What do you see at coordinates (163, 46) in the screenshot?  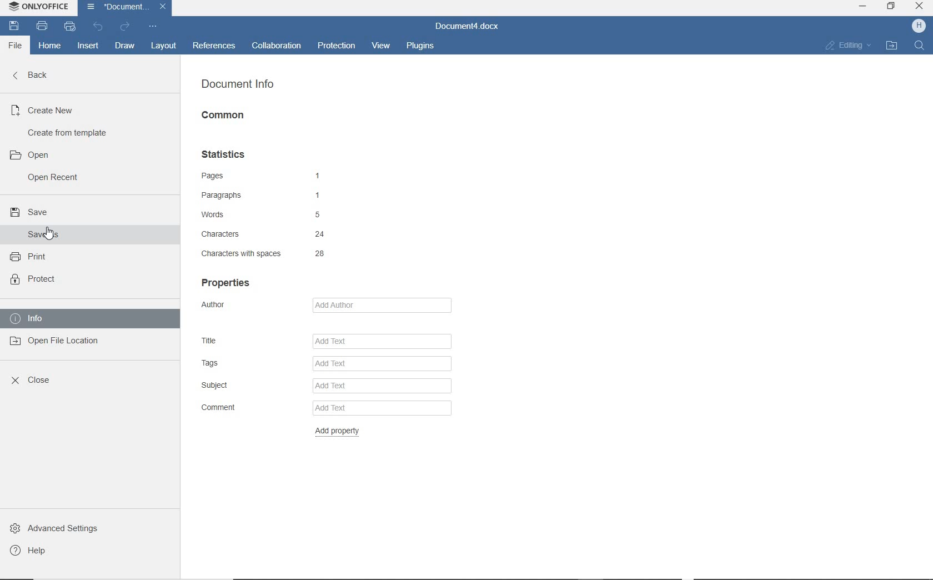 I see `layout` at bounding box center [163, 46].